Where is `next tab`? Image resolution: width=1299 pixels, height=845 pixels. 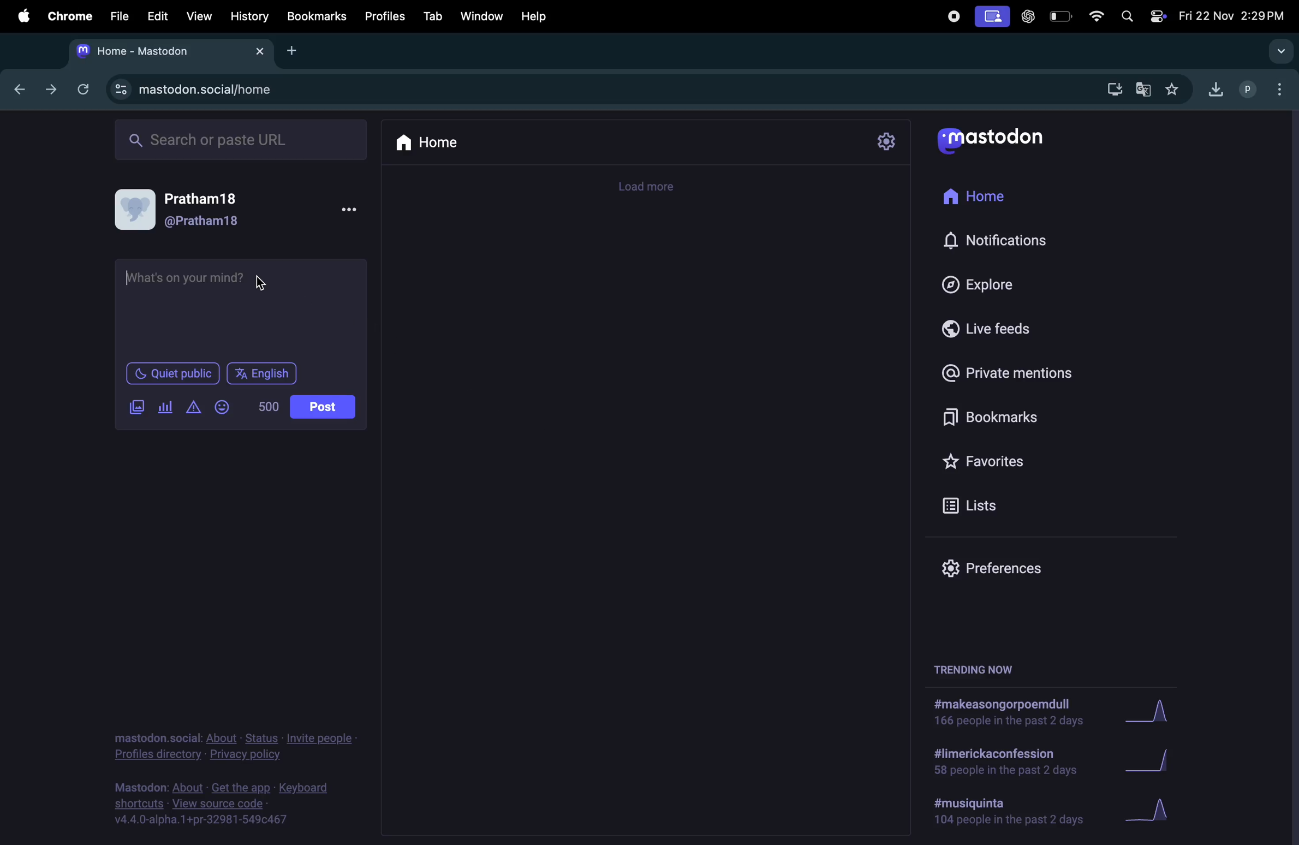
next tab is located at coordinates (48, 90).